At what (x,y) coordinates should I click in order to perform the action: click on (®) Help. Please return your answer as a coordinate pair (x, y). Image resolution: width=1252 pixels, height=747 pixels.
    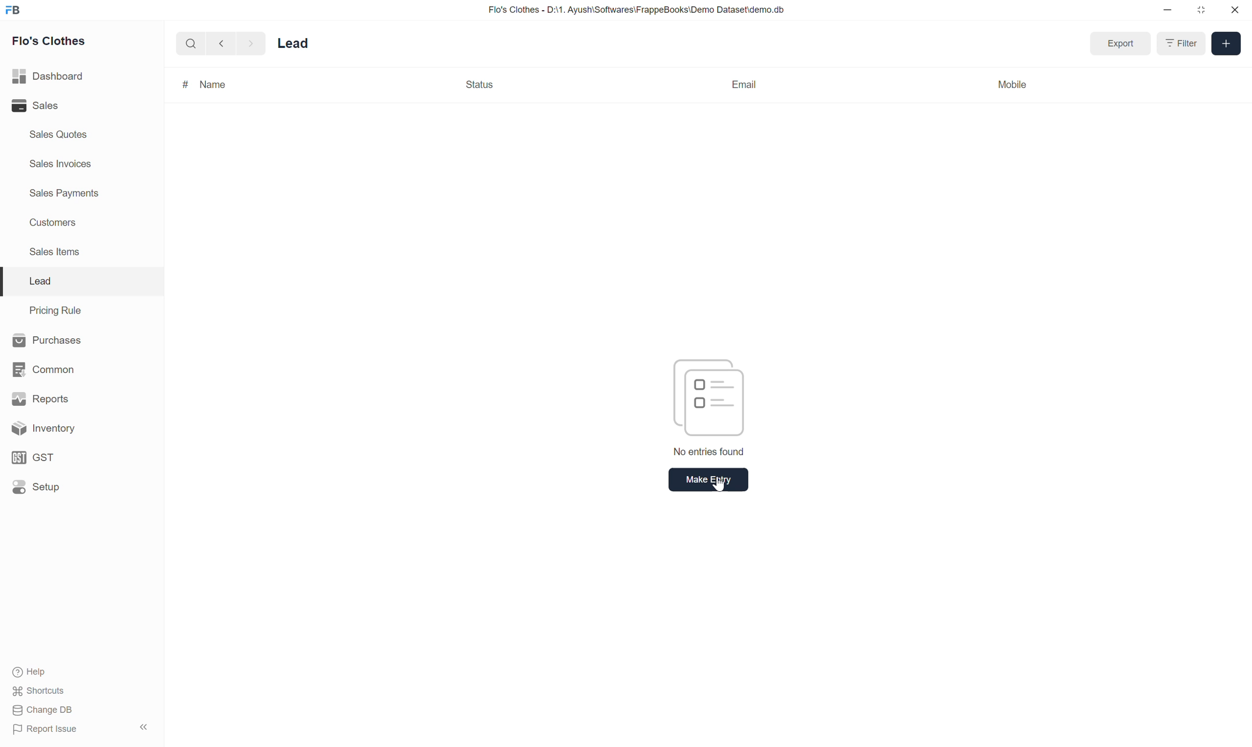
    Looking at the image, I should click on (35, 669).